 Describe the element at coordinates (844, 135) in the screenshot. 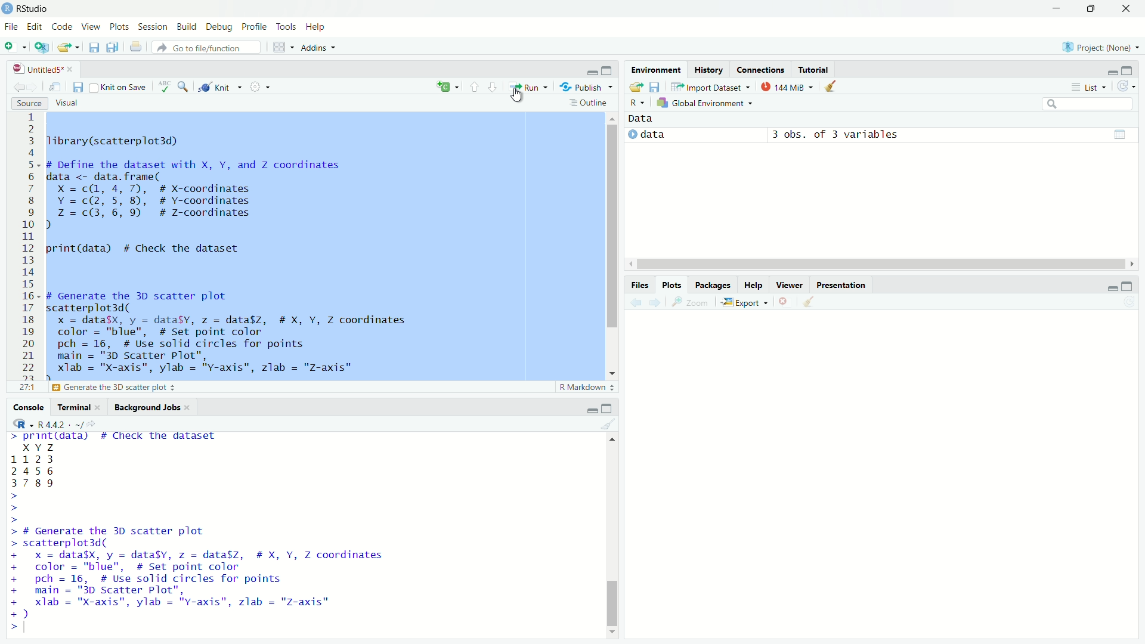

I see `3 obs. of 3 variables` at that location.